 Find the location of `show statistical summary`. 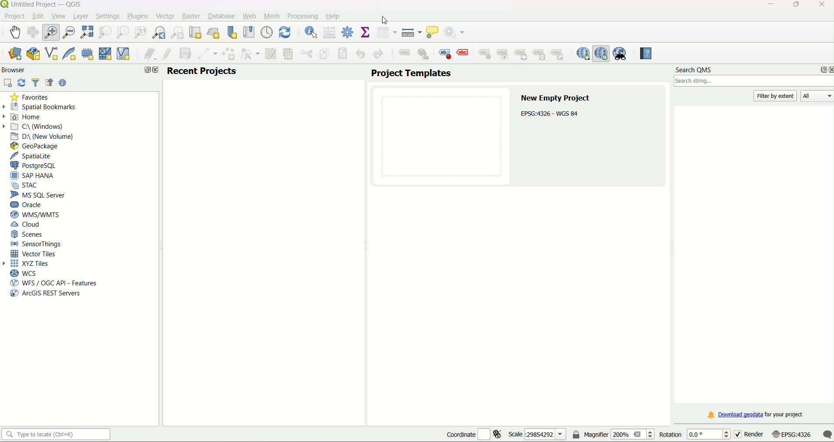

show statistical summary is located at coordinates (366, 33).